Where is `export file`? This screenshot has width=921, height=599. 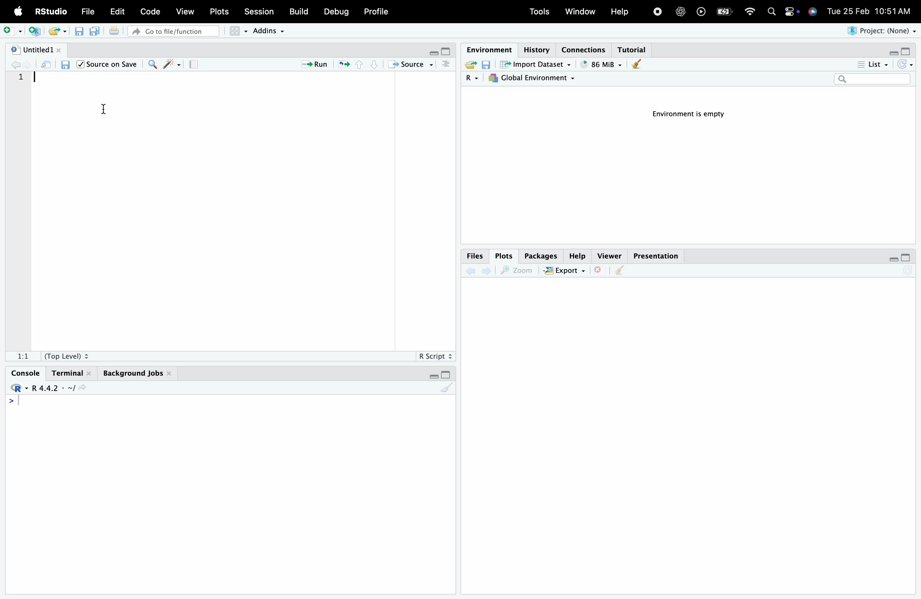 export file is located at coordinates (467, 65).